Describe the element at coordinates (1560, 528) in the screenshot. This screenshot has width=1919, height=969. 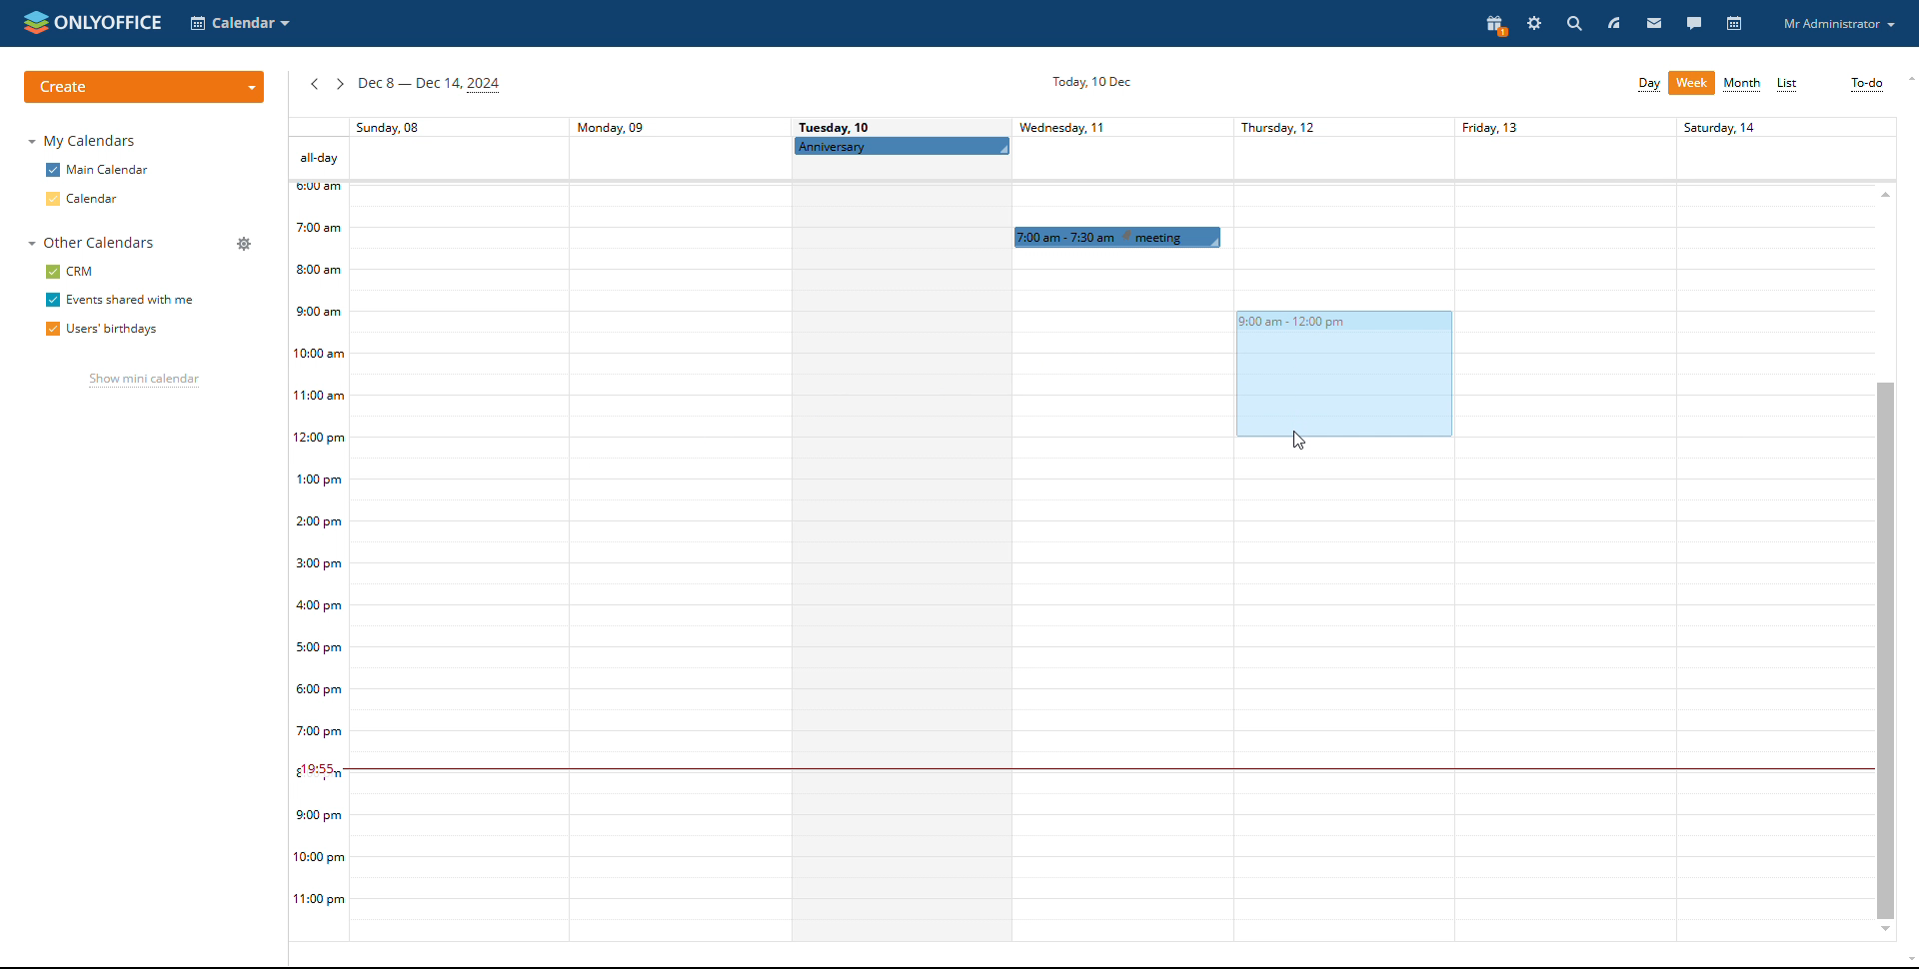
I see `friday` at that location.